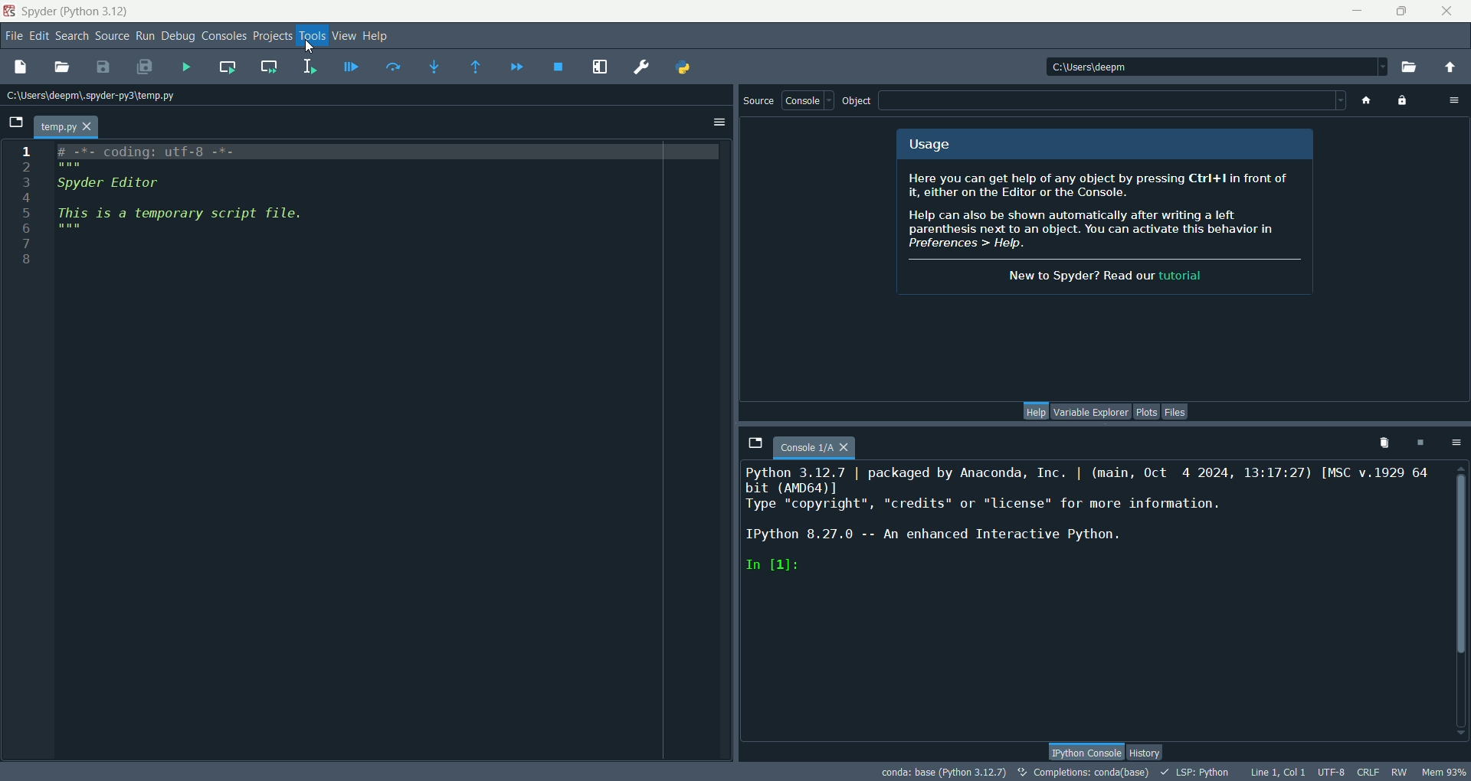 The width and height of the screenshot is (1471, 781). What do you see at coordinates (199, 198) in the screenshot?
I see `script file` at bounding box center [199, 198].